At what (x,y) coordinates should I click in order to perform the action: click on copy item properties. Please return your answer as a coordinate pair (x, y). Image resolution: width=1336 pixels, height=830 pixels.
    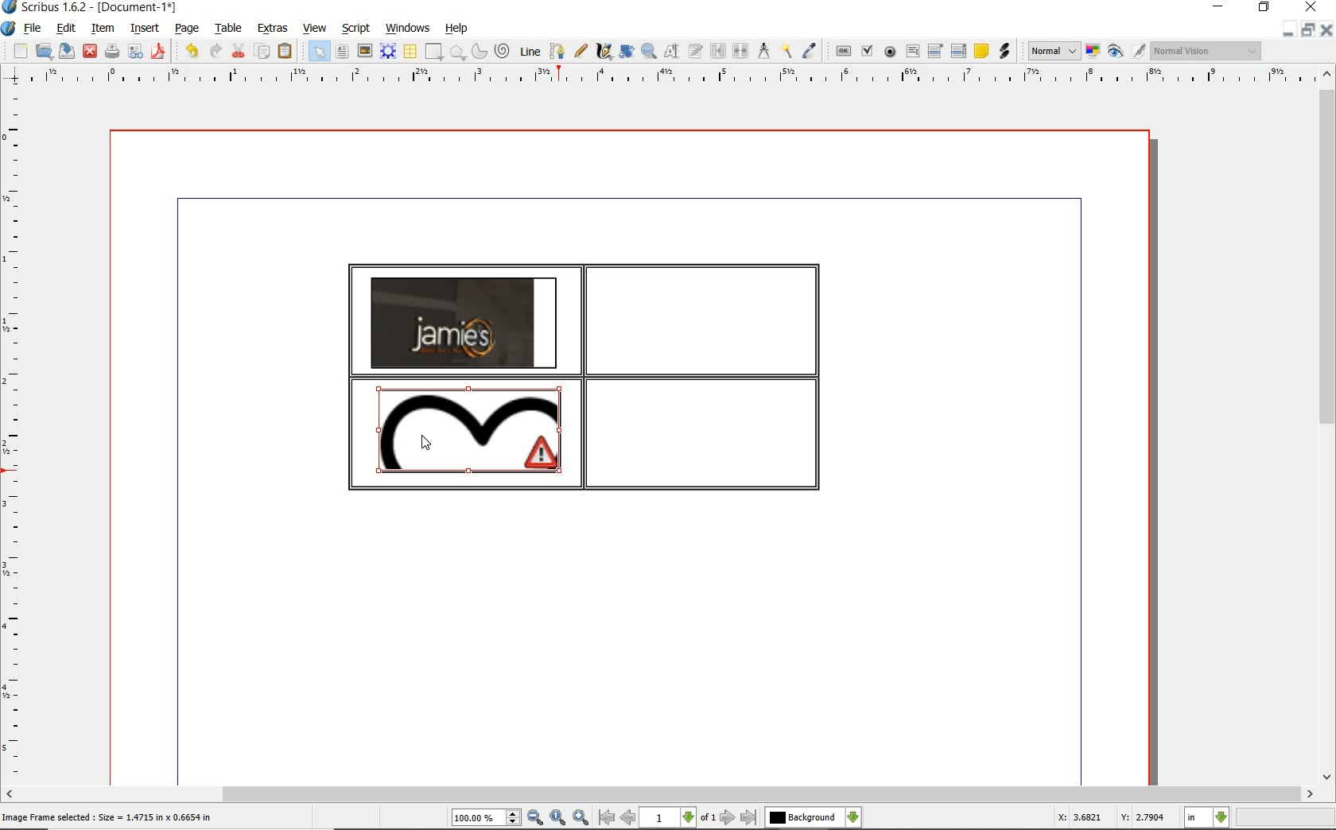
    Looking at the image, I should click on (786, 52).